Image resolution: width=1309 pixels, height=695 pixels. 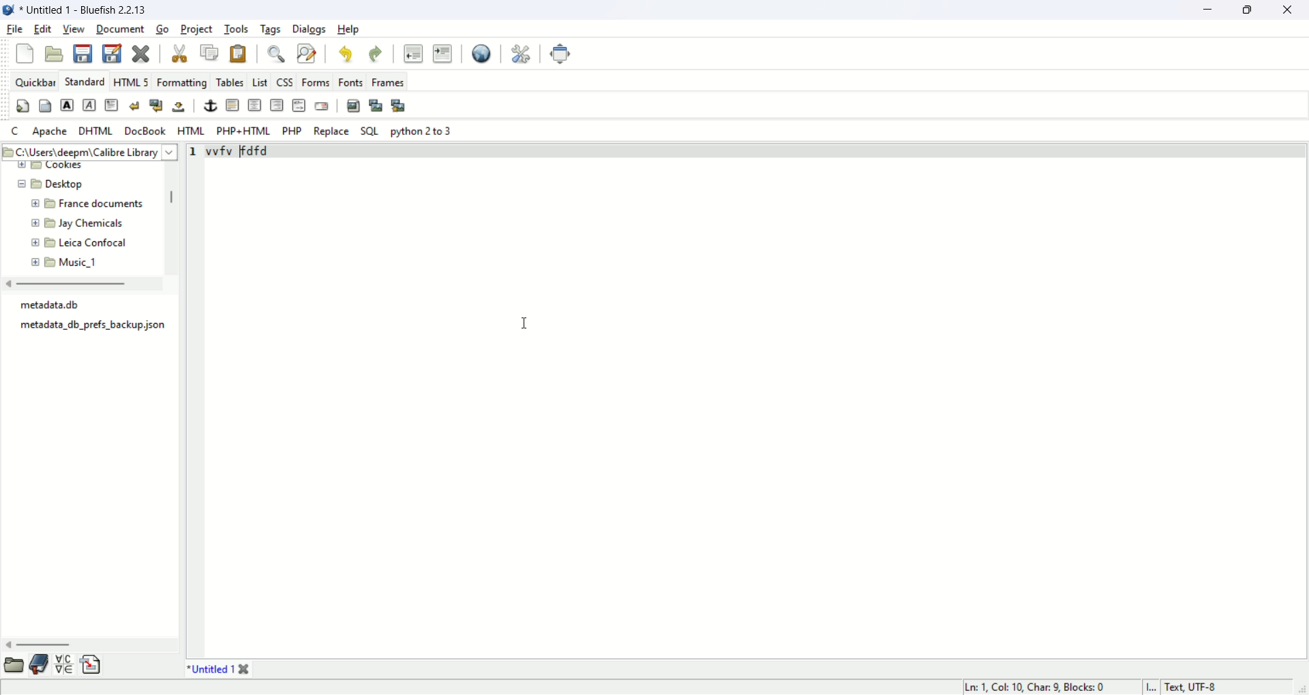 I want to click on quick settings, so click(x=25, y=106).